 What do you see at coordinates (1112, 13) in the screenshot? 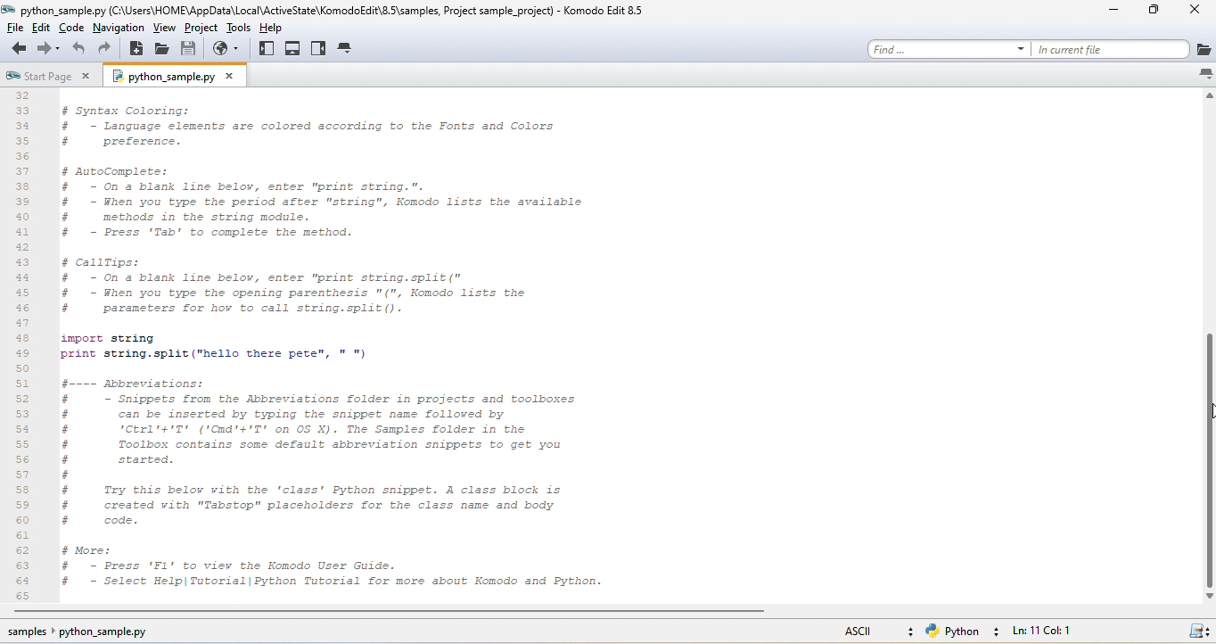
I see `minimize` at bounding box center [1112, 13].